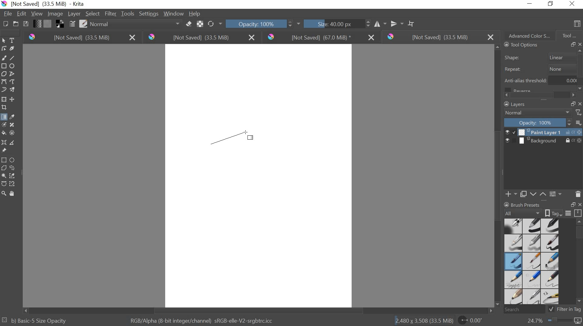  I want to click on OPACITY 100%, so click(259, 23).